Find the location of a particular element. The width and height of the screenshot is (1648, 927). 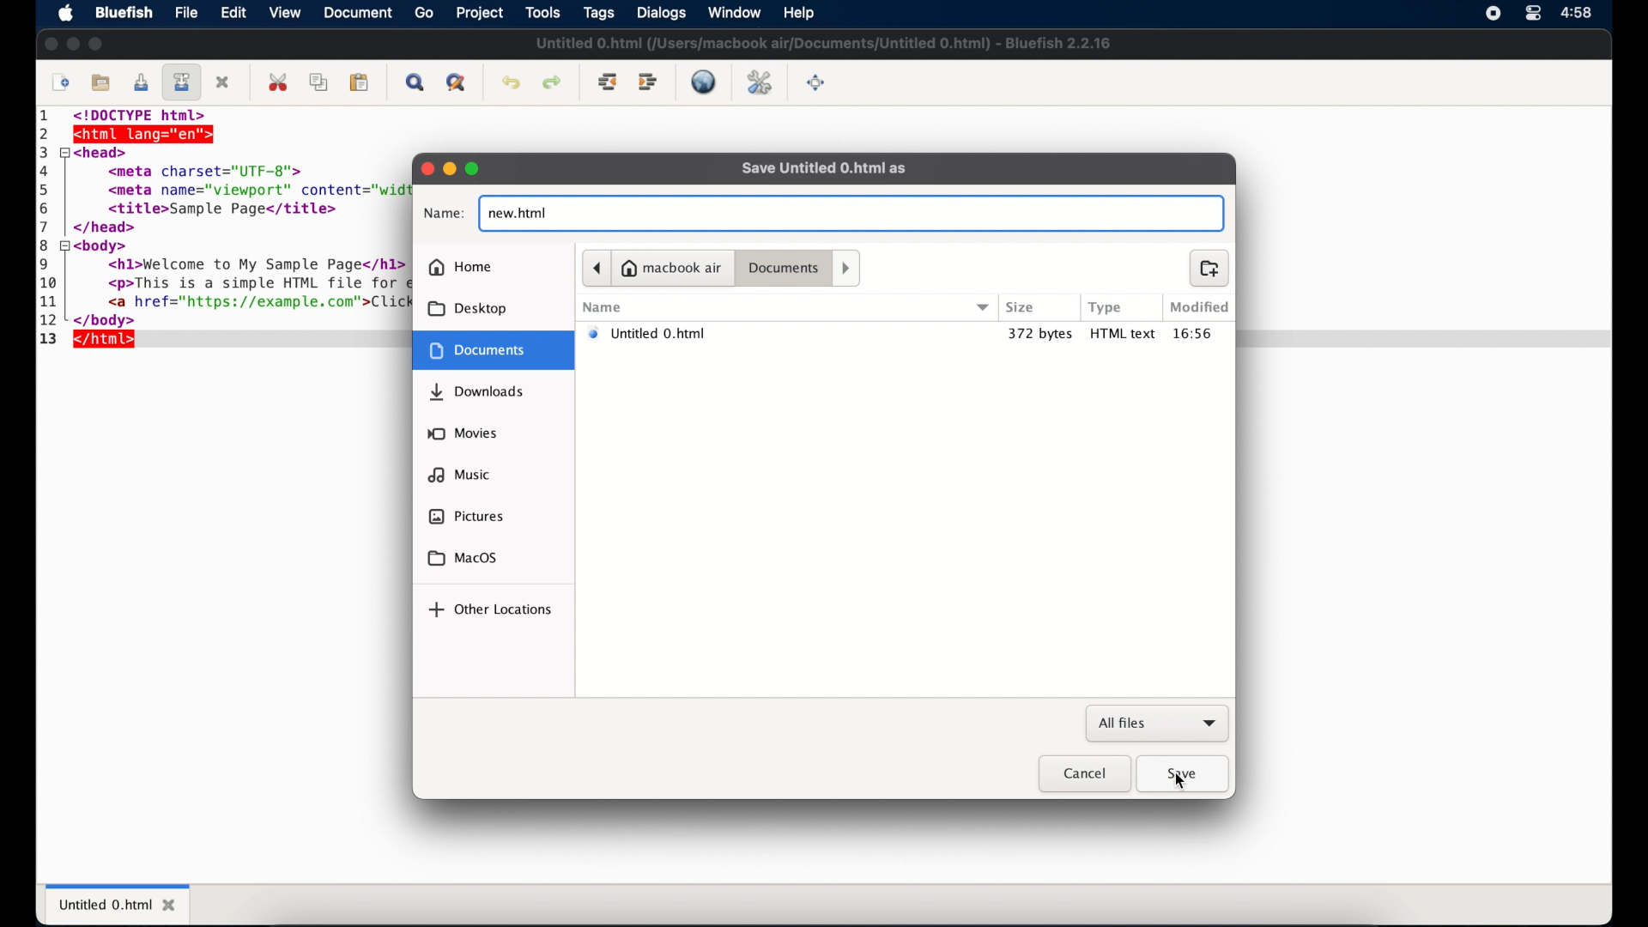

unindent is located at coordinates (609, 82).